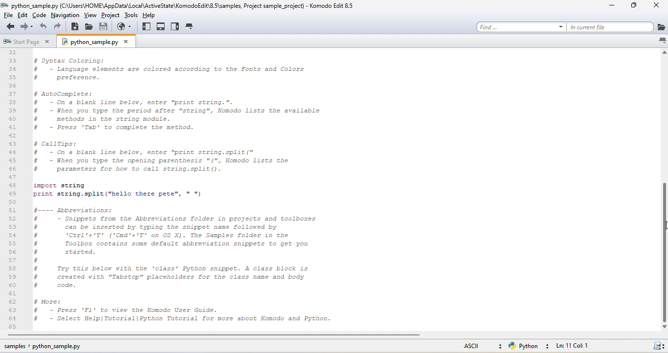  What do you see at coordinates (631, 7) in the screenshot?
I see `maximize` at bounding box center [631, 7].